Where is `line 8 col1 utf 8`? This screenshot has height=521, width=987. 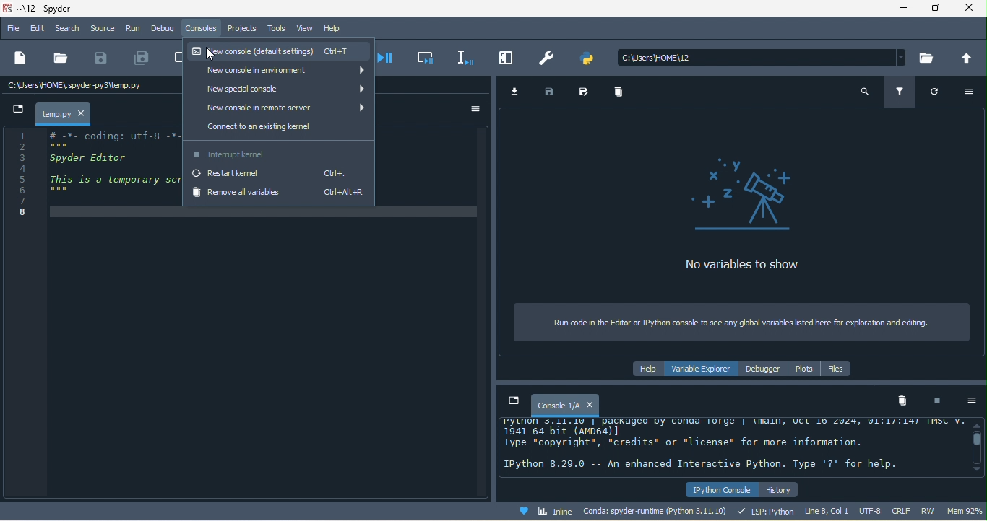
line 8 col1 utf 8 is located at coordinates (843, 510).